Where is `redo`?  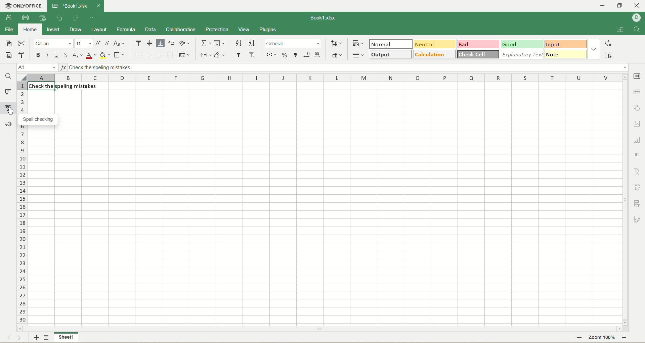 redo is located at coordinates (76, 18).